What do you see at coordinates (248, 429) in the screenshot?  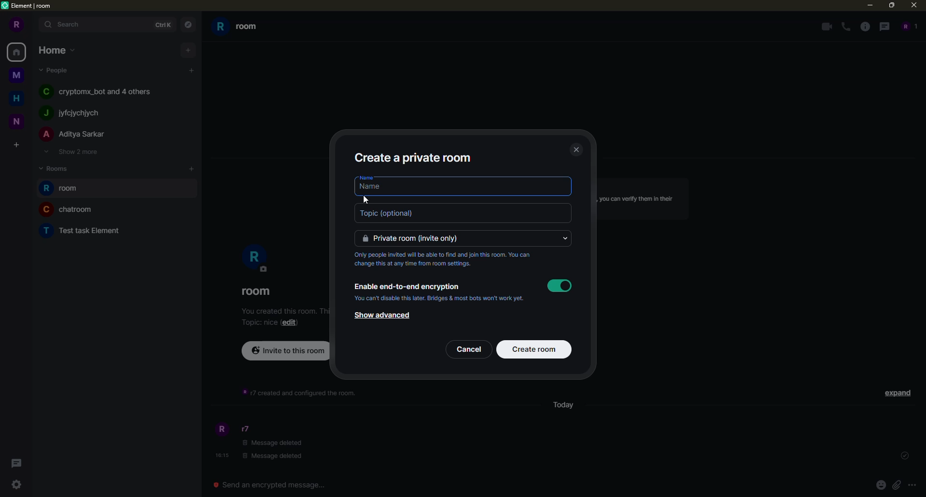 I see `people` at bounding box center [248, 429].